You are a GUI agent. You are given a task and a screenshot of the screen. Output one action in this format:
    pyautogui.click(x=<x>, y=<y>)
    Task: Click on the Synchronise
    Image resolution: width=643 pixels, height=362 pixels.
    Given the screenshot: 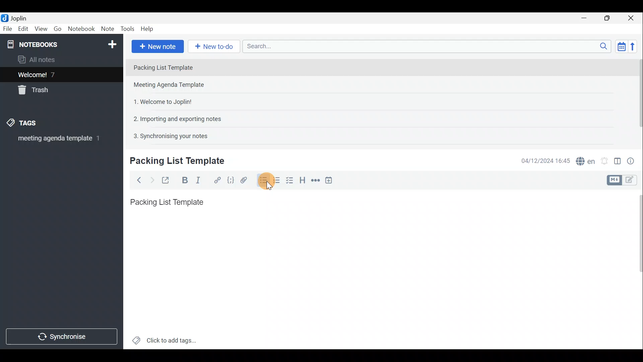 What is the action you would take?
    pyautogui.click(x=63, y=338)
    